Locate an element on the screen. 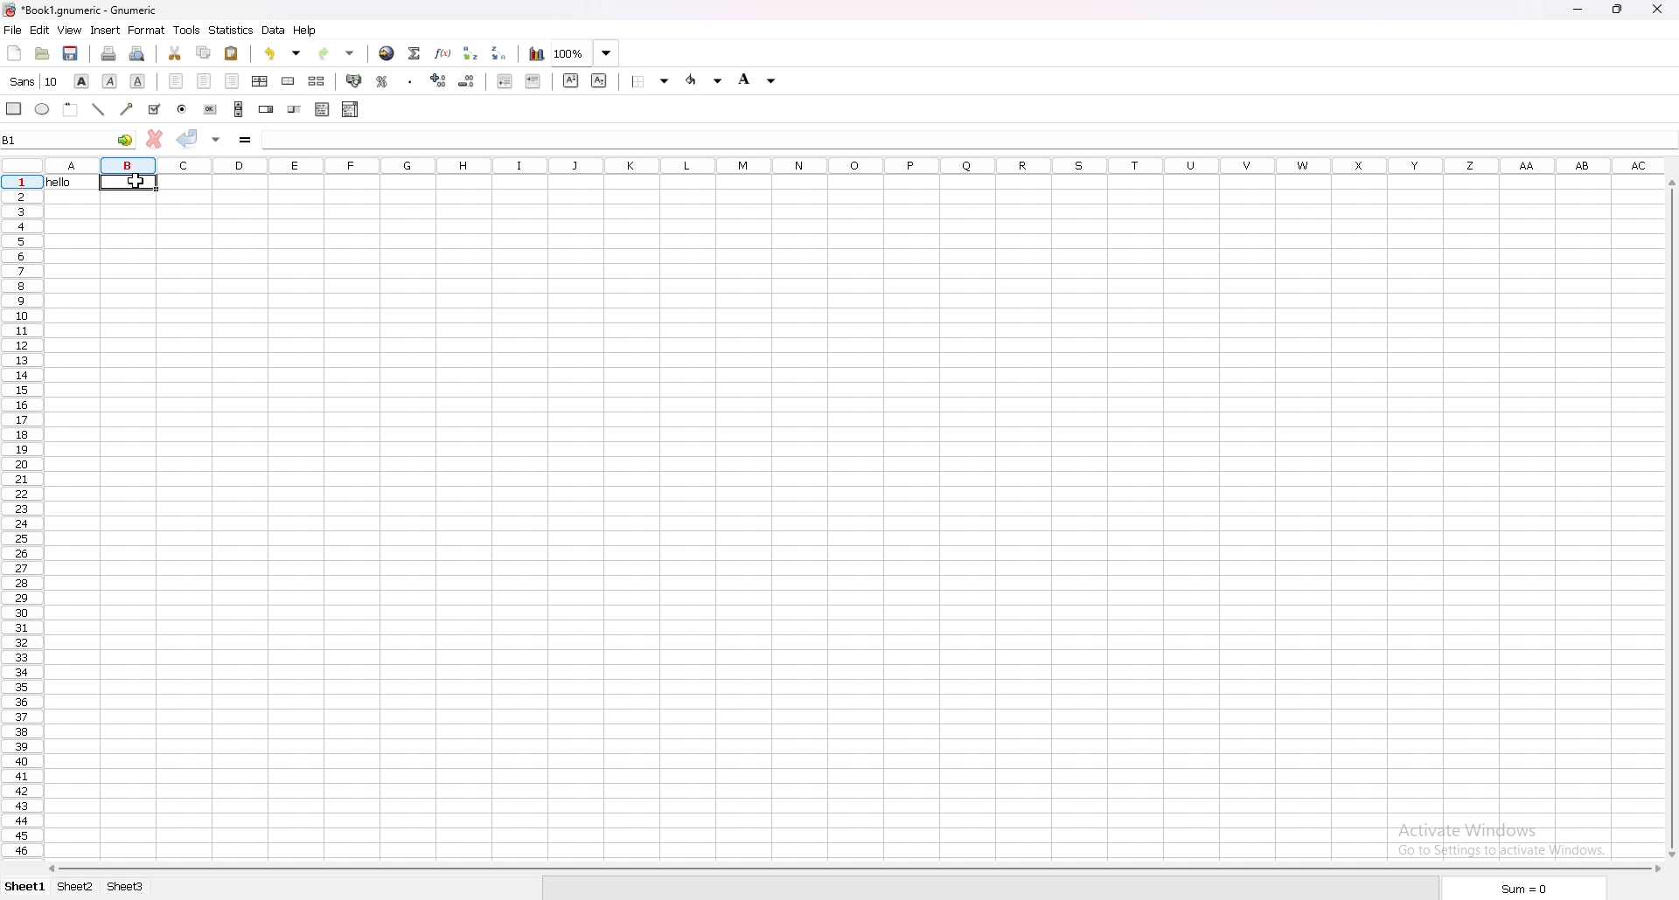  selected cell is located at coordinates (70, 138).